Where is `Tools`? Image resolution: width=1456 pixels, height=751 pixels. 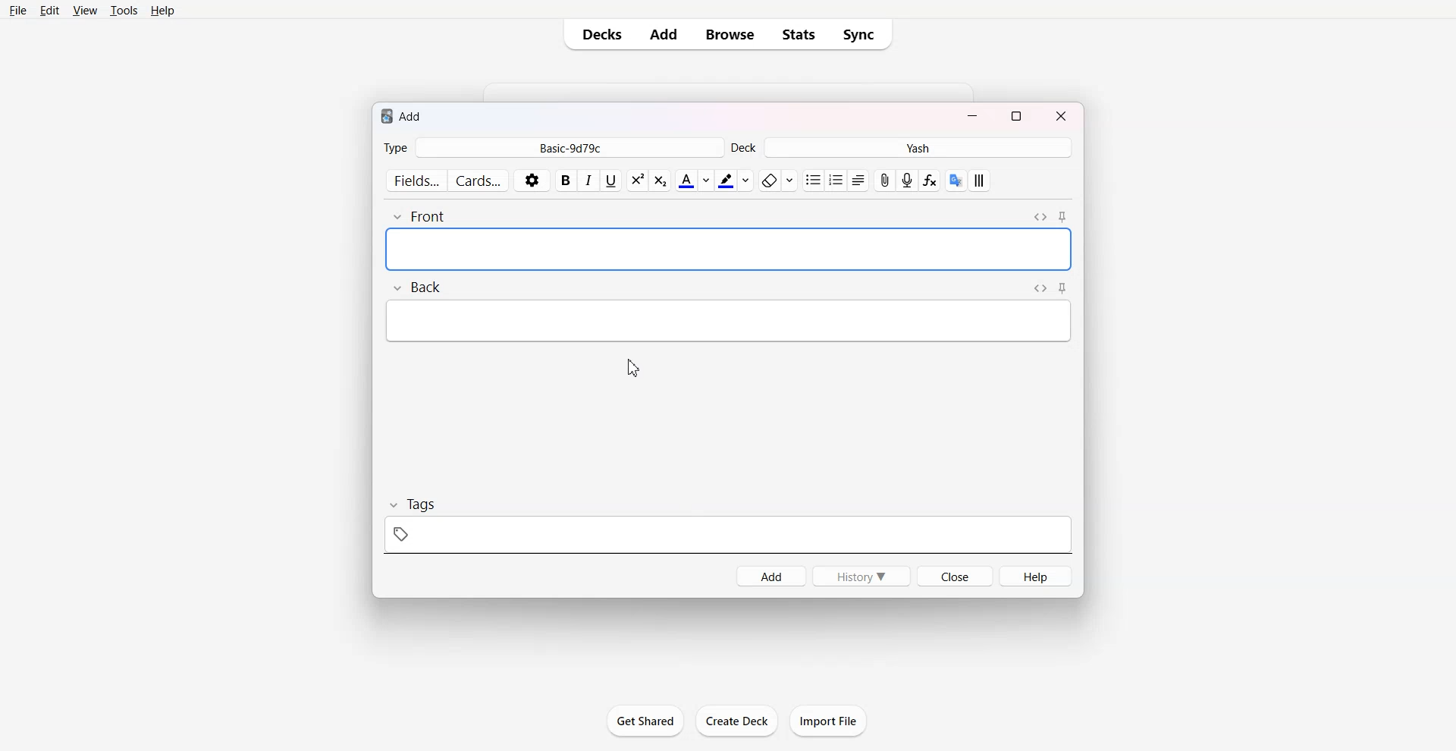 Tools is located at coordinates (124, 11).